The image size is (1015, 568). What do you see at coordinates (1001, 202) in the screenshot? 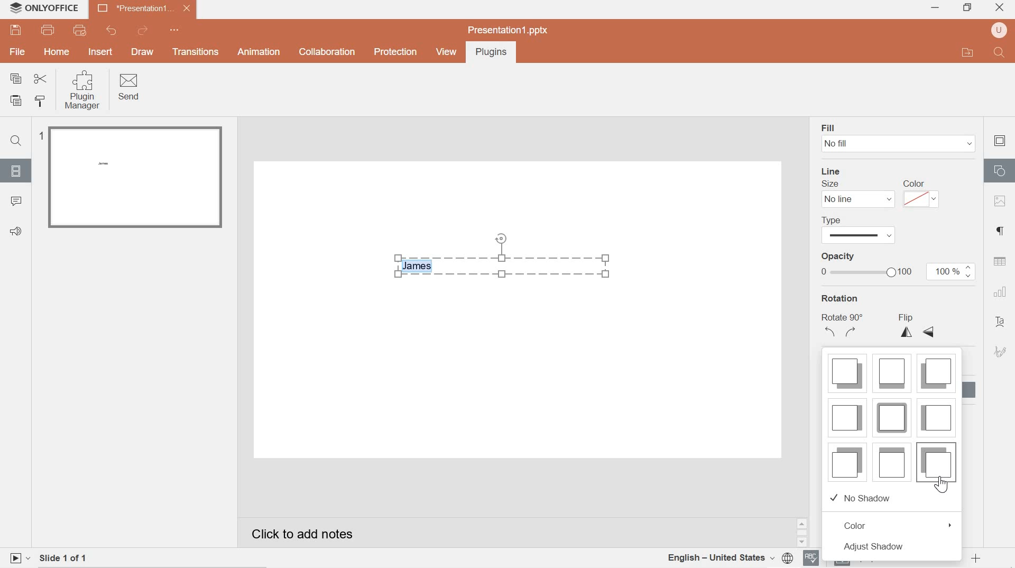
I see `image` at bounding box center [1001, 202].